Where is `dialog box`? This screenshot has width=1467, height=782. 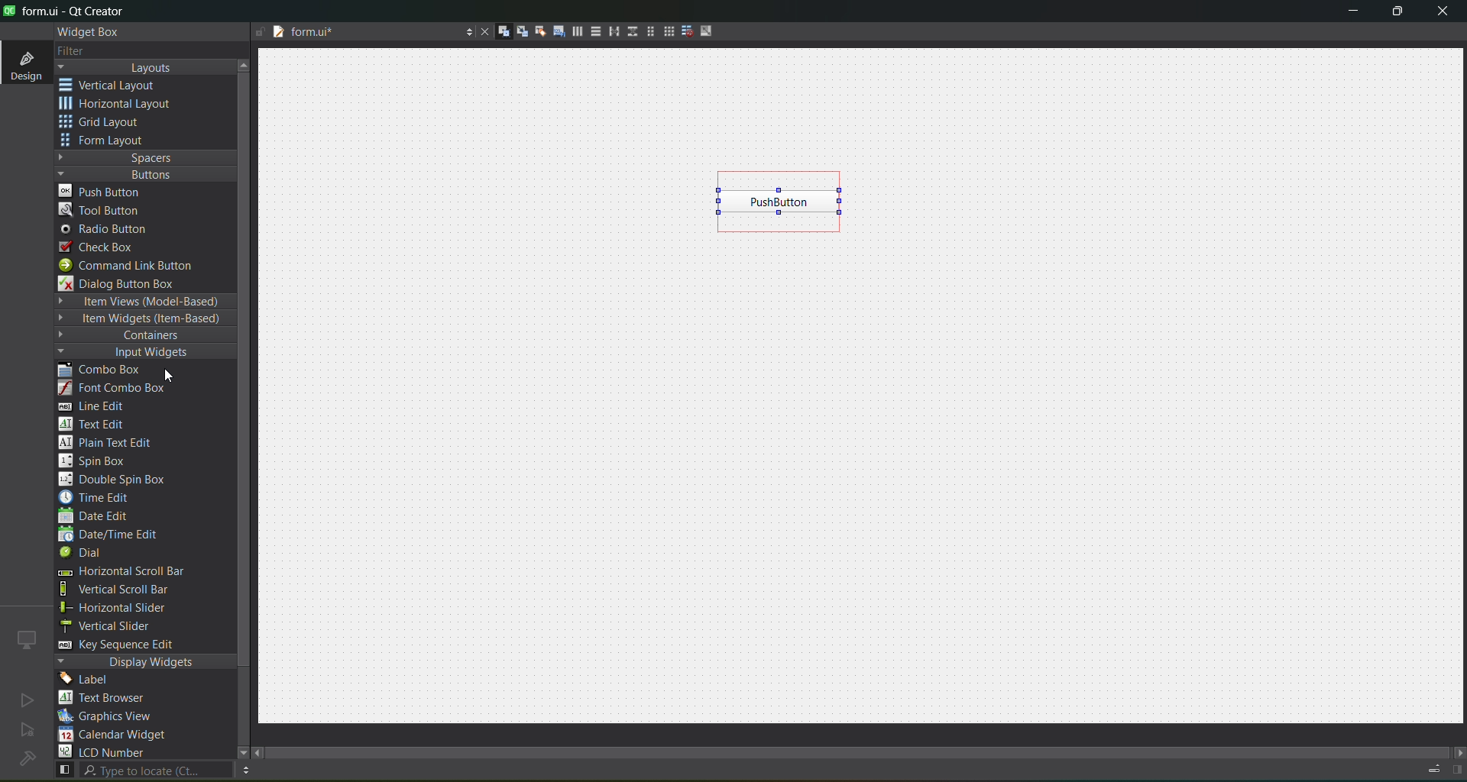 dialog box is located at coordinates (128, 283).